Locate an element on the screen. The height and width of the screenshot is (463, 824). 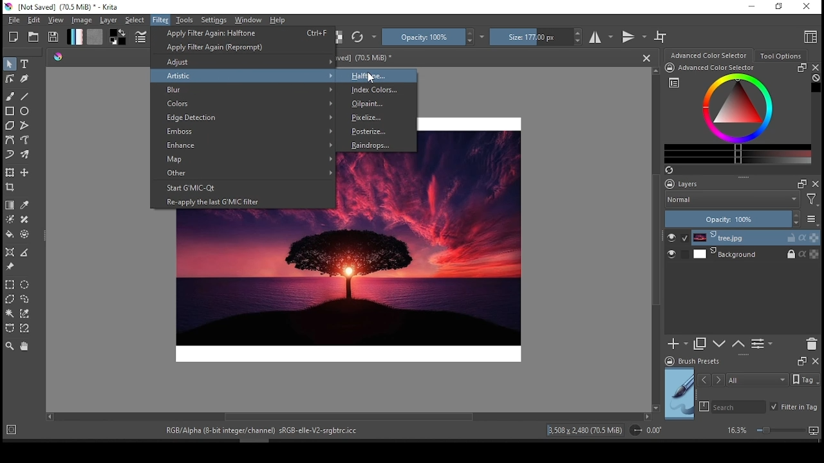
blend mode is located at coordinates (743, 199).